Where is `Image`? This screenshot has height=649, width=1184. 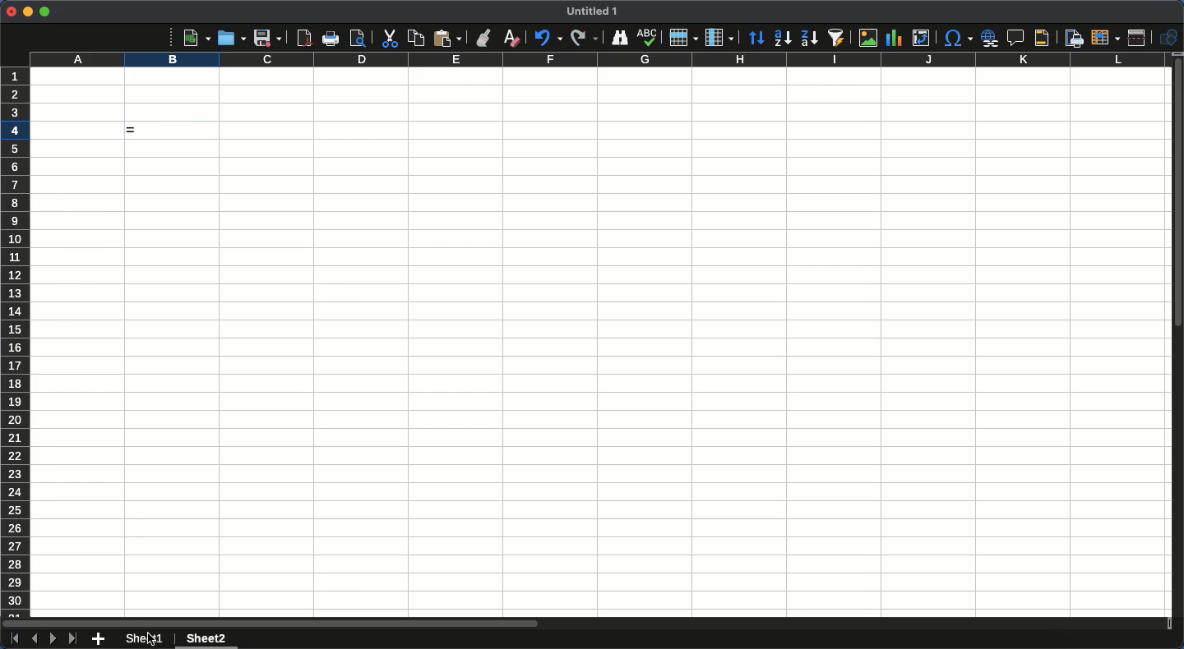 Image is located at coordinates (864, 38).